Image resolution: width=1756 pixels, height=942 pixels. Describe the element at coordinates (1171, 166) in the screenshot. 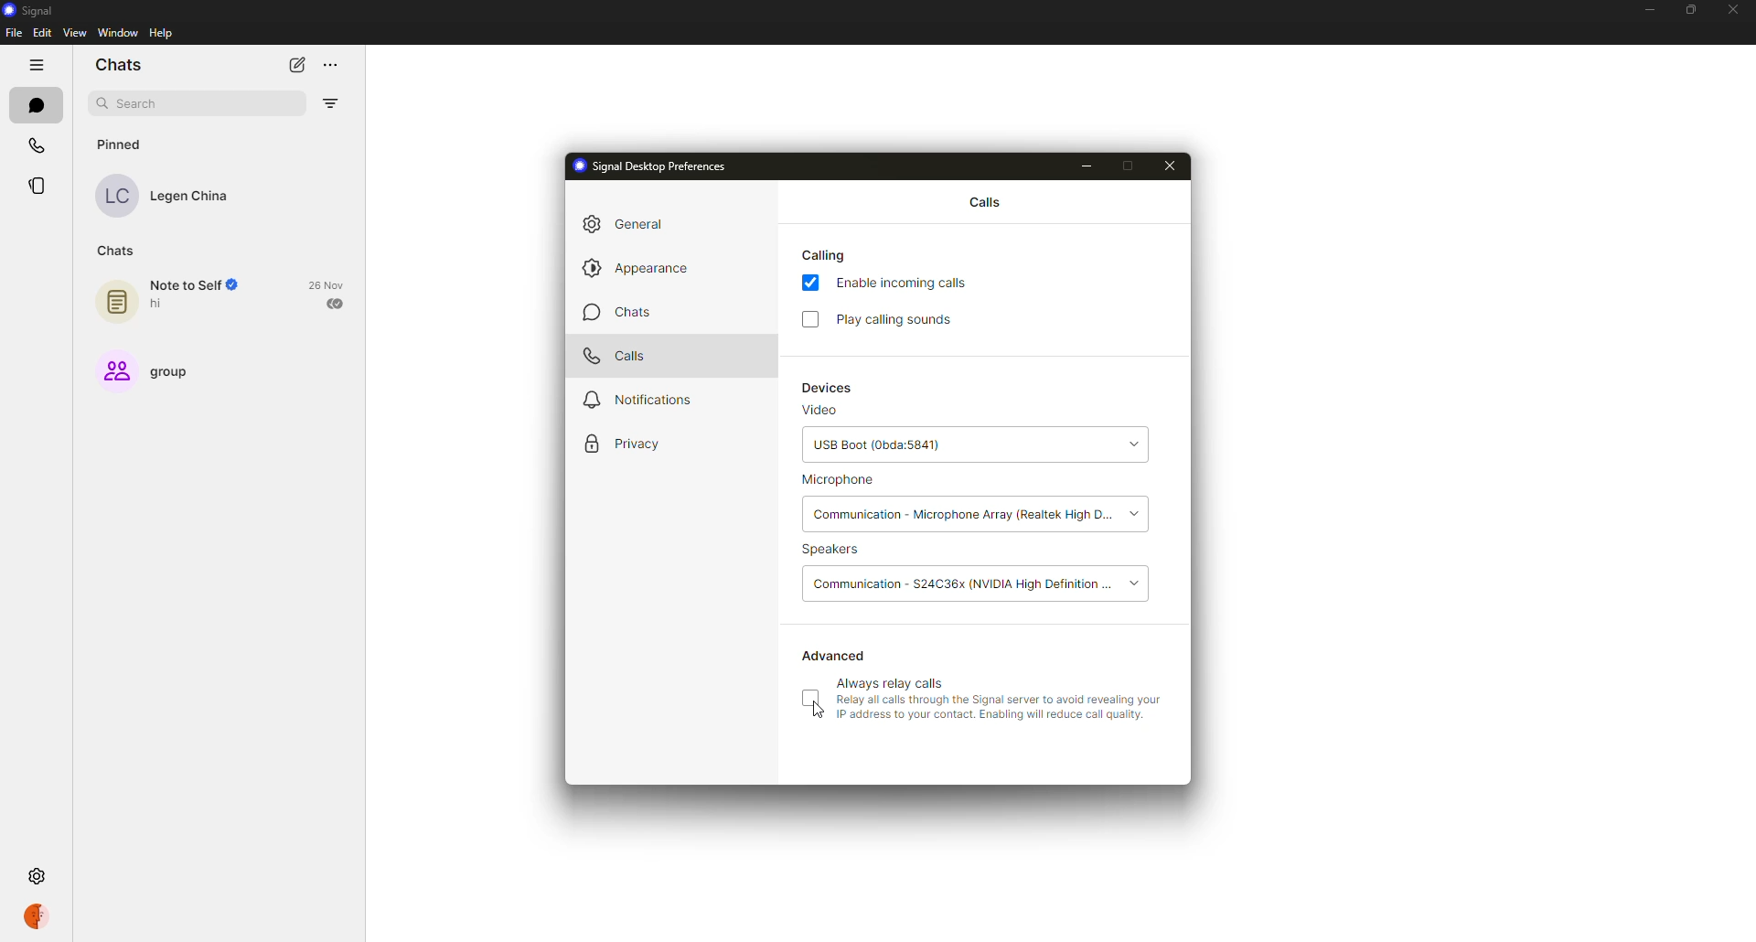

I see `close` at that location.